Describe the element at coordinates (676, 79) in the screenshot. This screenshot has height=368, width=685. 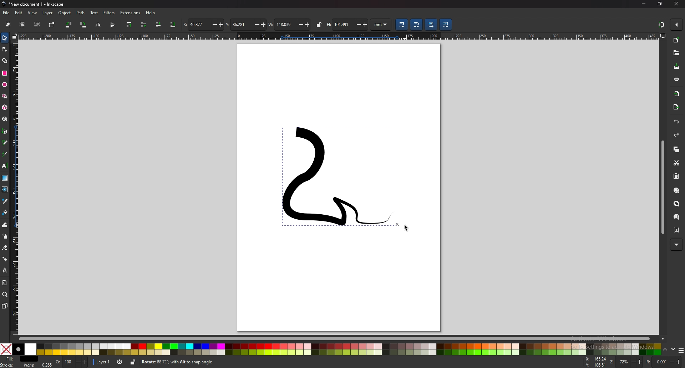
I see `print` at that location.